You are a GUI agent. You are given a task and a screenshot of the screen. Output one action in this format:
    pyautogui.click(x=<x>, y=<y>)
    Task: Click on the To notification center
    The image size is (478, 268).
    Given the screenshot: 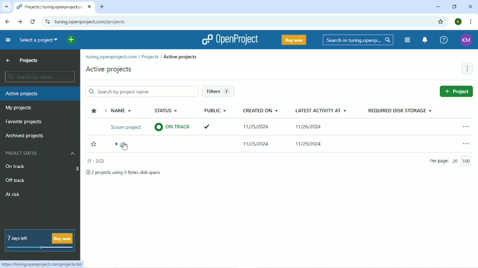 What is the action you would take?
    pyautogui.click(x=425, y=40)
    